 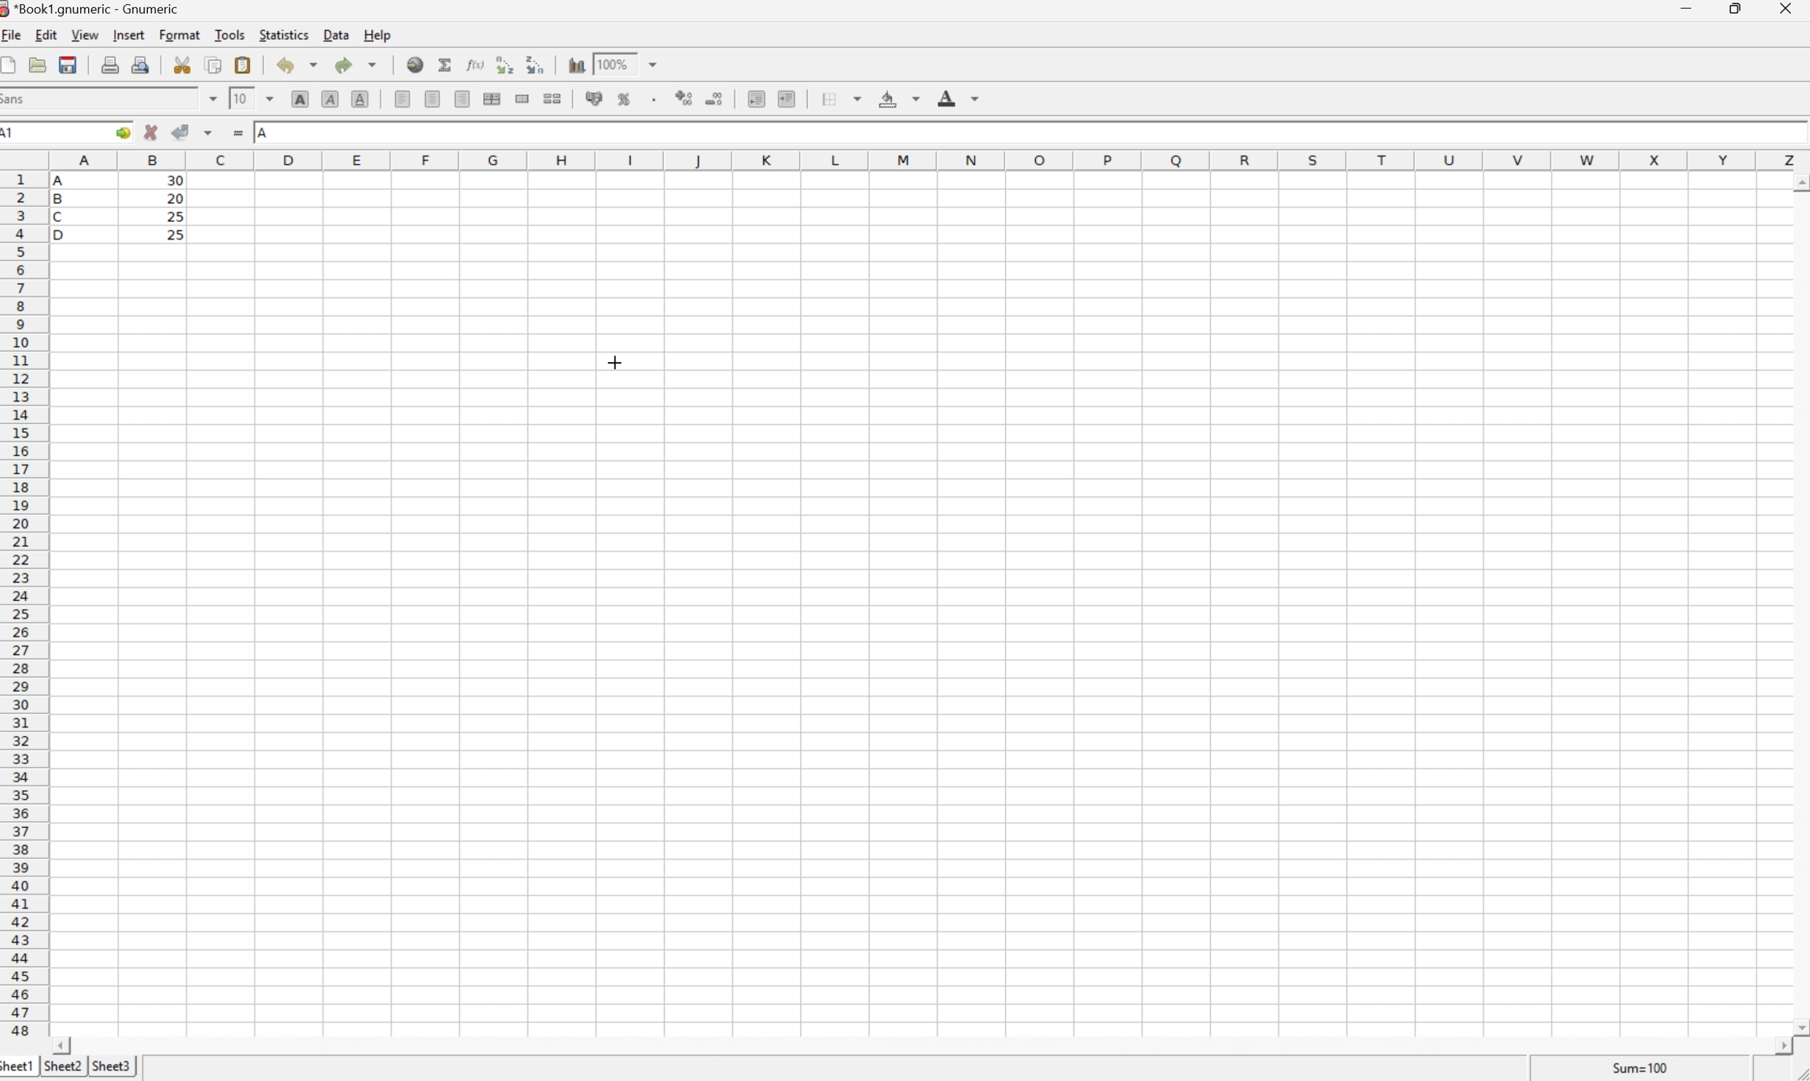 I want to click on Merge a range of cells, so click(x=523, y=100).